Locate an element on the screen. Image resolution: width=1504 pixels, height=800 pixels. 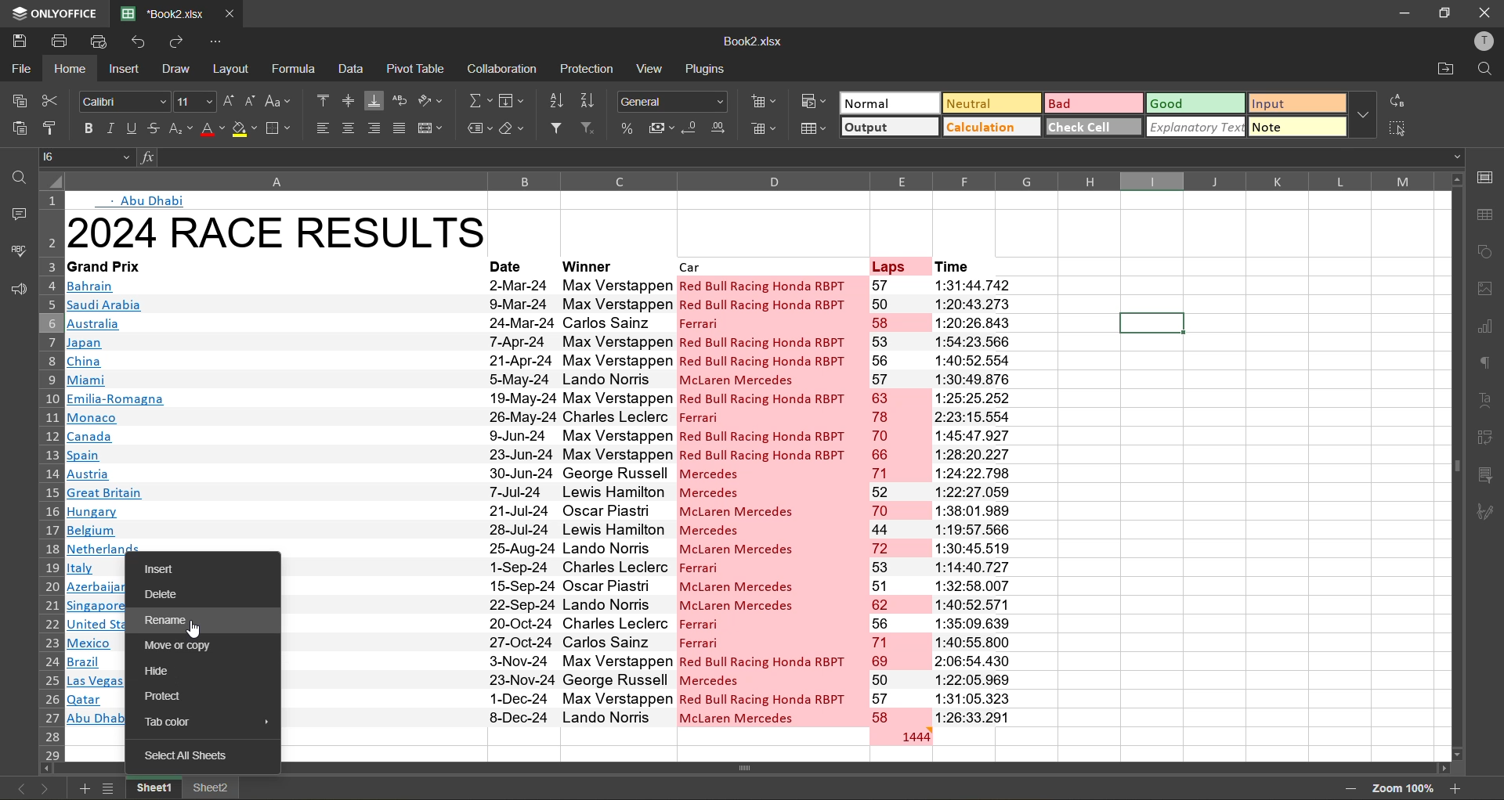
spellcheck is located at coordinates (17, 252).